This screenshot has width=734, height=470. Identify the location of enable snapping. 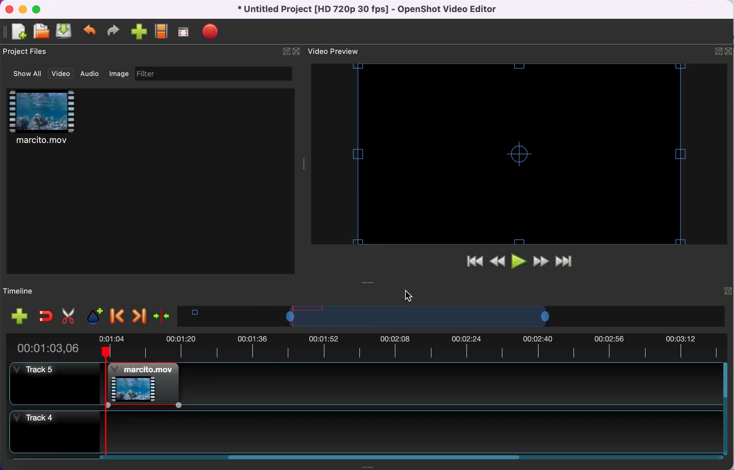
(43, 315).